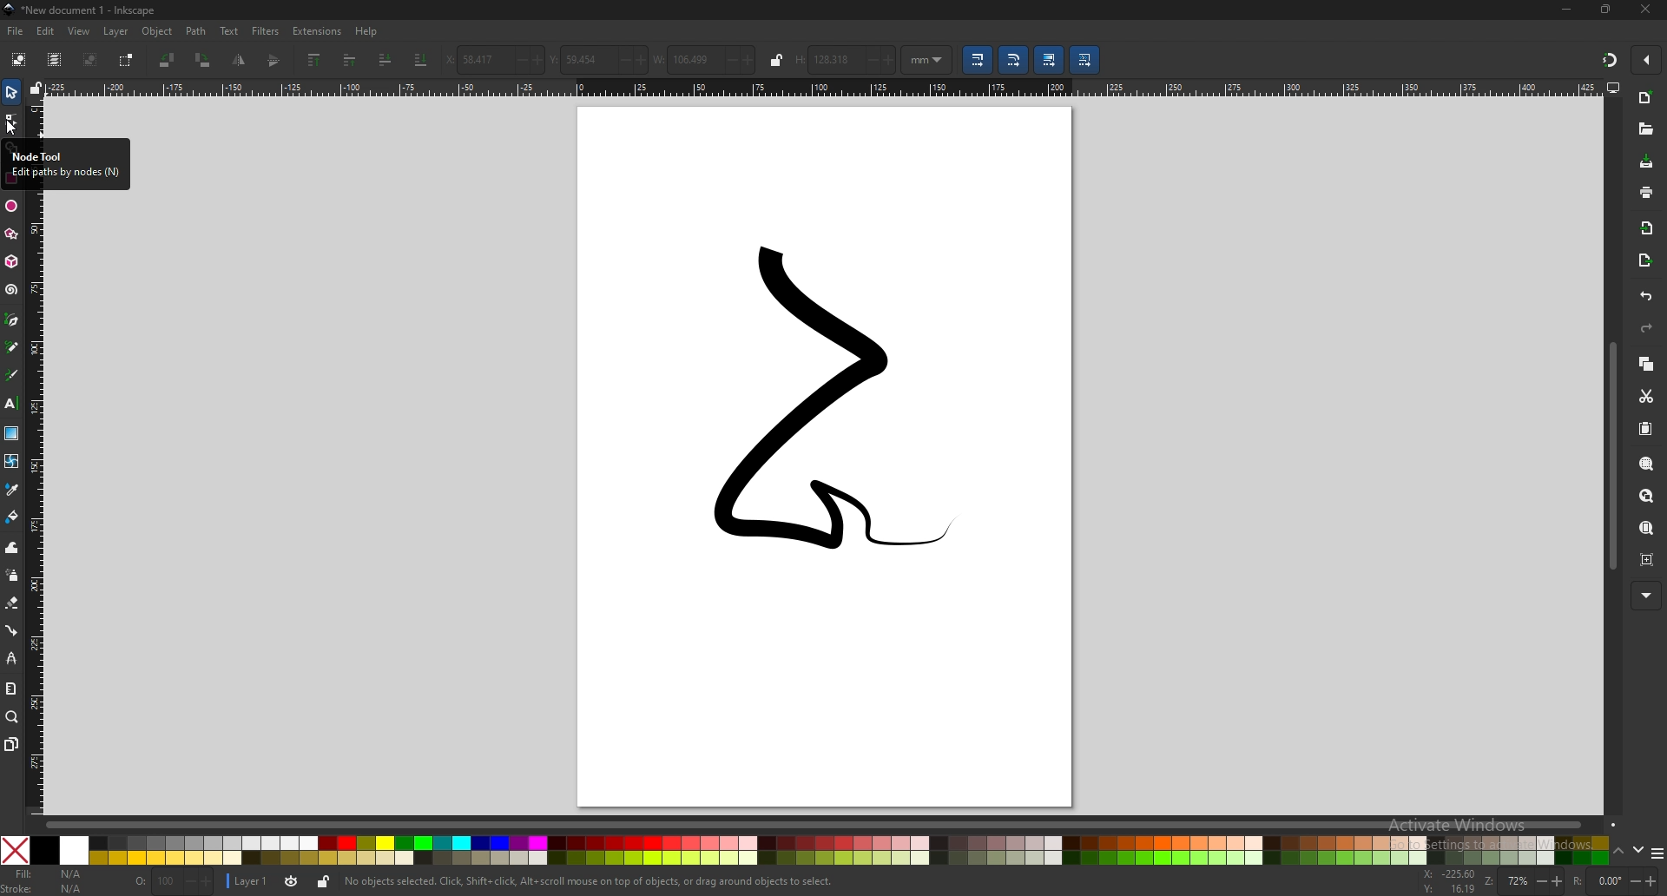 The image size is (1667, 896). I want to click on scroll bar, so click(824, 824).